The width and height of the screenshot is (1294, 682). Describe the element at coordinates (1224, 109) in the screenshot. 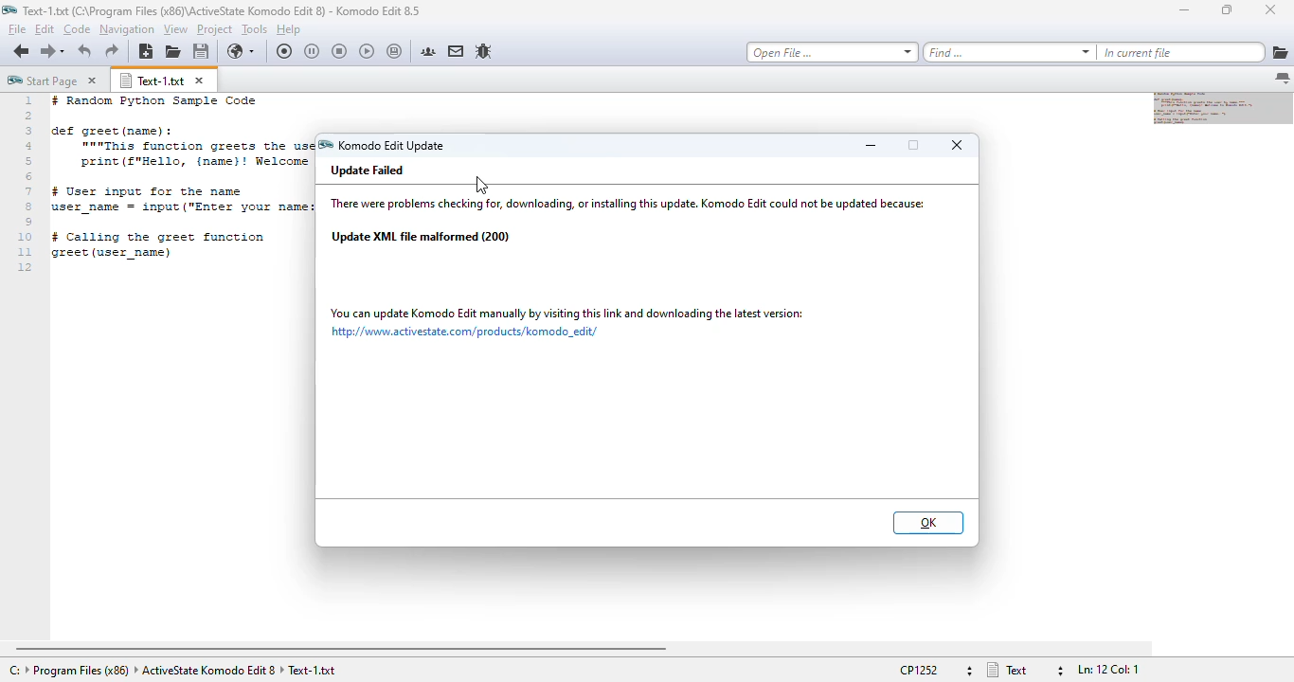

I see `minimap` at that location.